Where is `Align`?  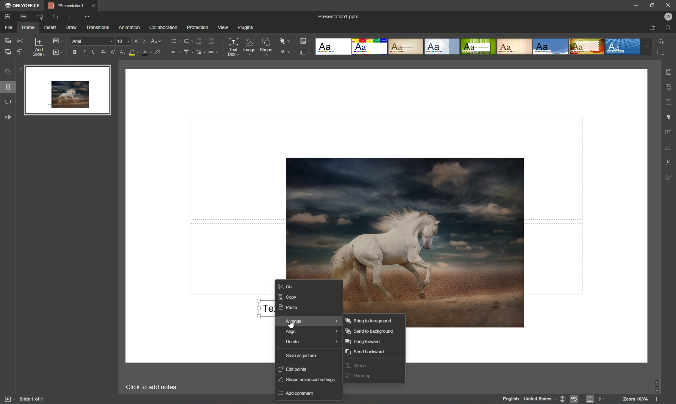 Align is located at coordinates (307, 332).